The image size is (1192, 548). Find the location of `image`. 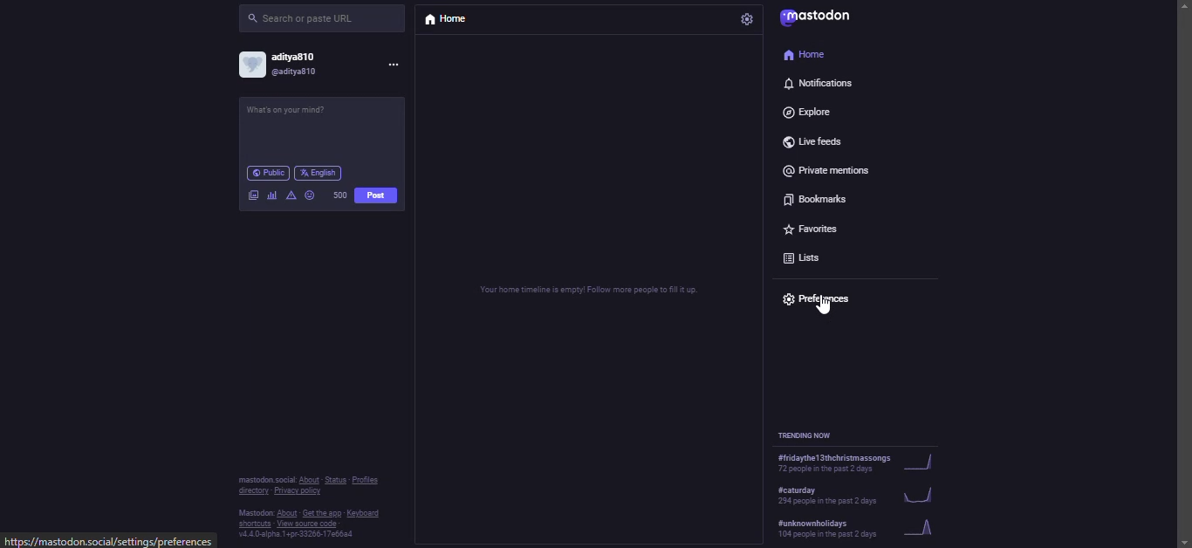

image is located at coordinates (253, 192).